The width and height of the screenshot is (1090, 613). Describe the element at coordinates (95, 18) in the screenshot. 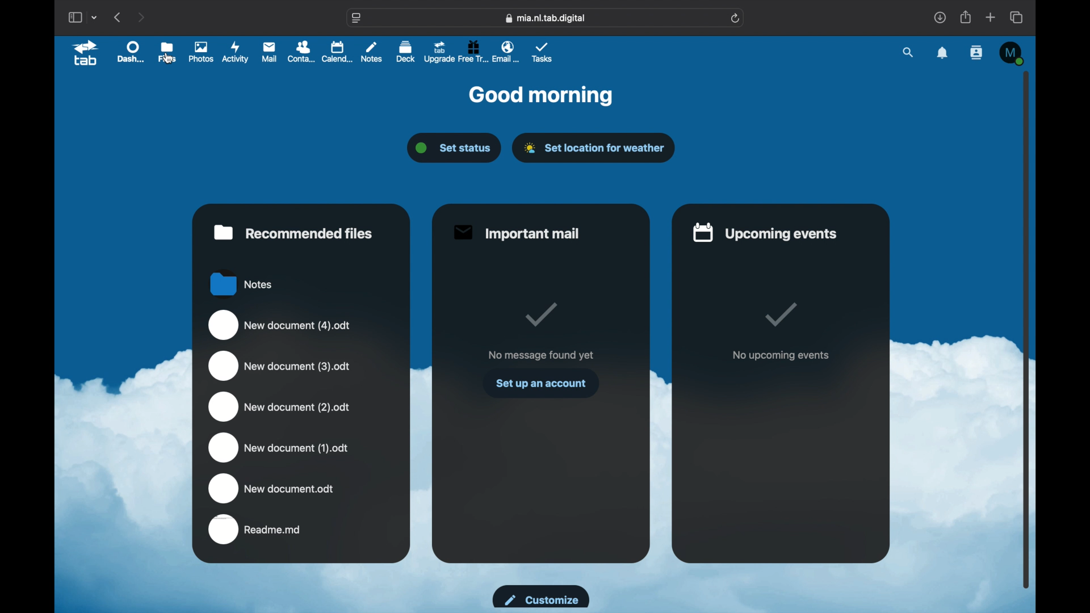

I see `tab group picker` at that location.